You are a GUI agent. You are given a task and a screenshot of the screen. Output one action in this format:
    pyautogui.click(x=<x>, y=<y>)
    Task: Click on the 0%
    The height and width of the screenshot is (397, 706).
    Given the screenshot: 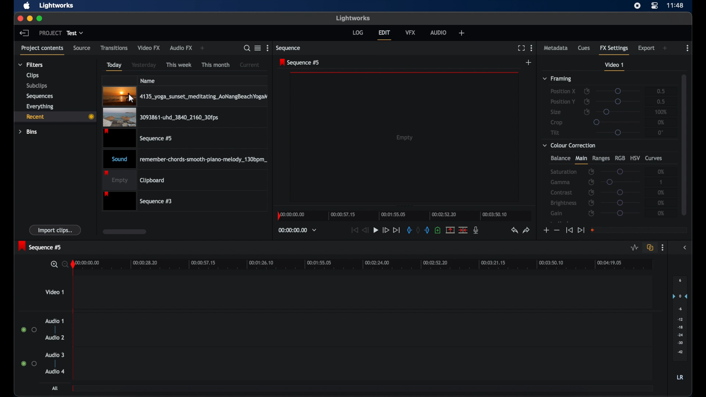 What is the action you would take?
    pyautogui.click(x=660, y=172)
    